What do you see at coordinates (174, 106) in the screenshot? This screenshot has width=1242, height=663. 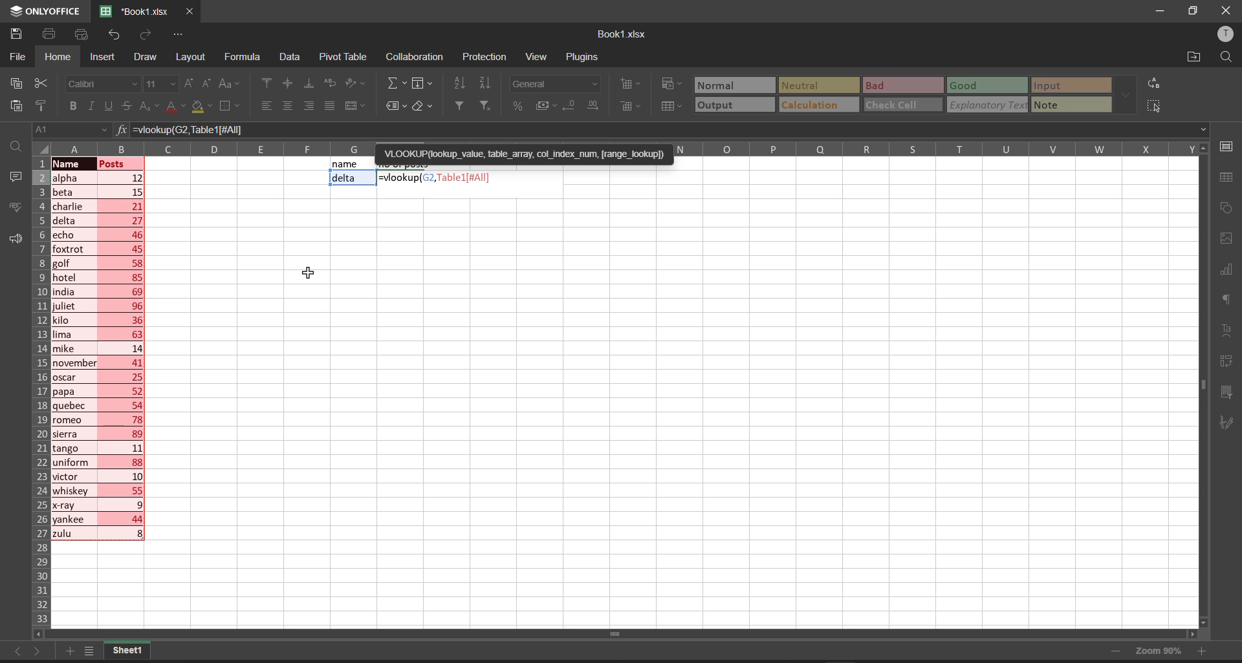 I see `font color` at bounding box center [174, 106].